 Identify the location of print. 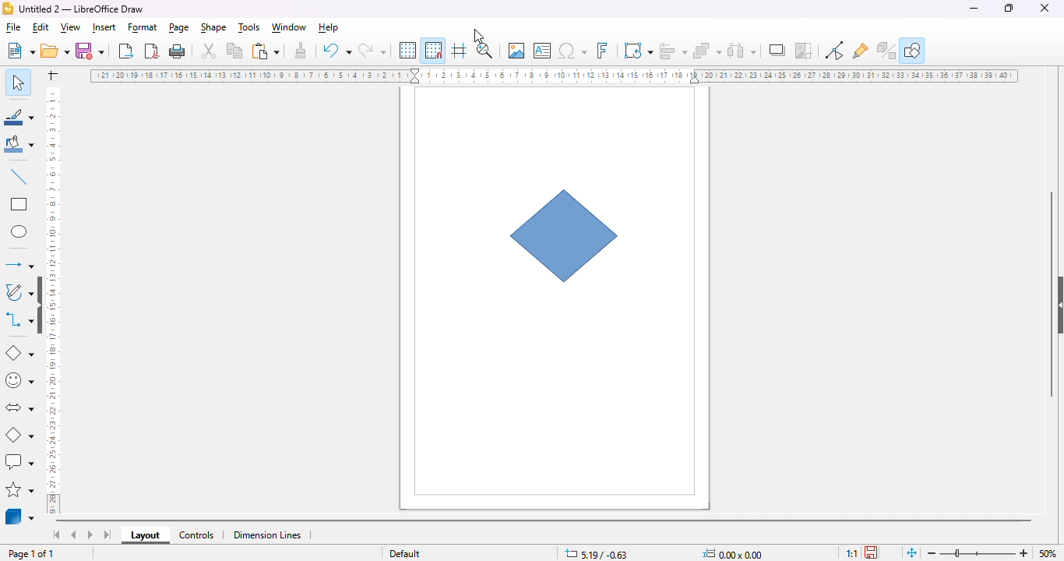
(178, 51).